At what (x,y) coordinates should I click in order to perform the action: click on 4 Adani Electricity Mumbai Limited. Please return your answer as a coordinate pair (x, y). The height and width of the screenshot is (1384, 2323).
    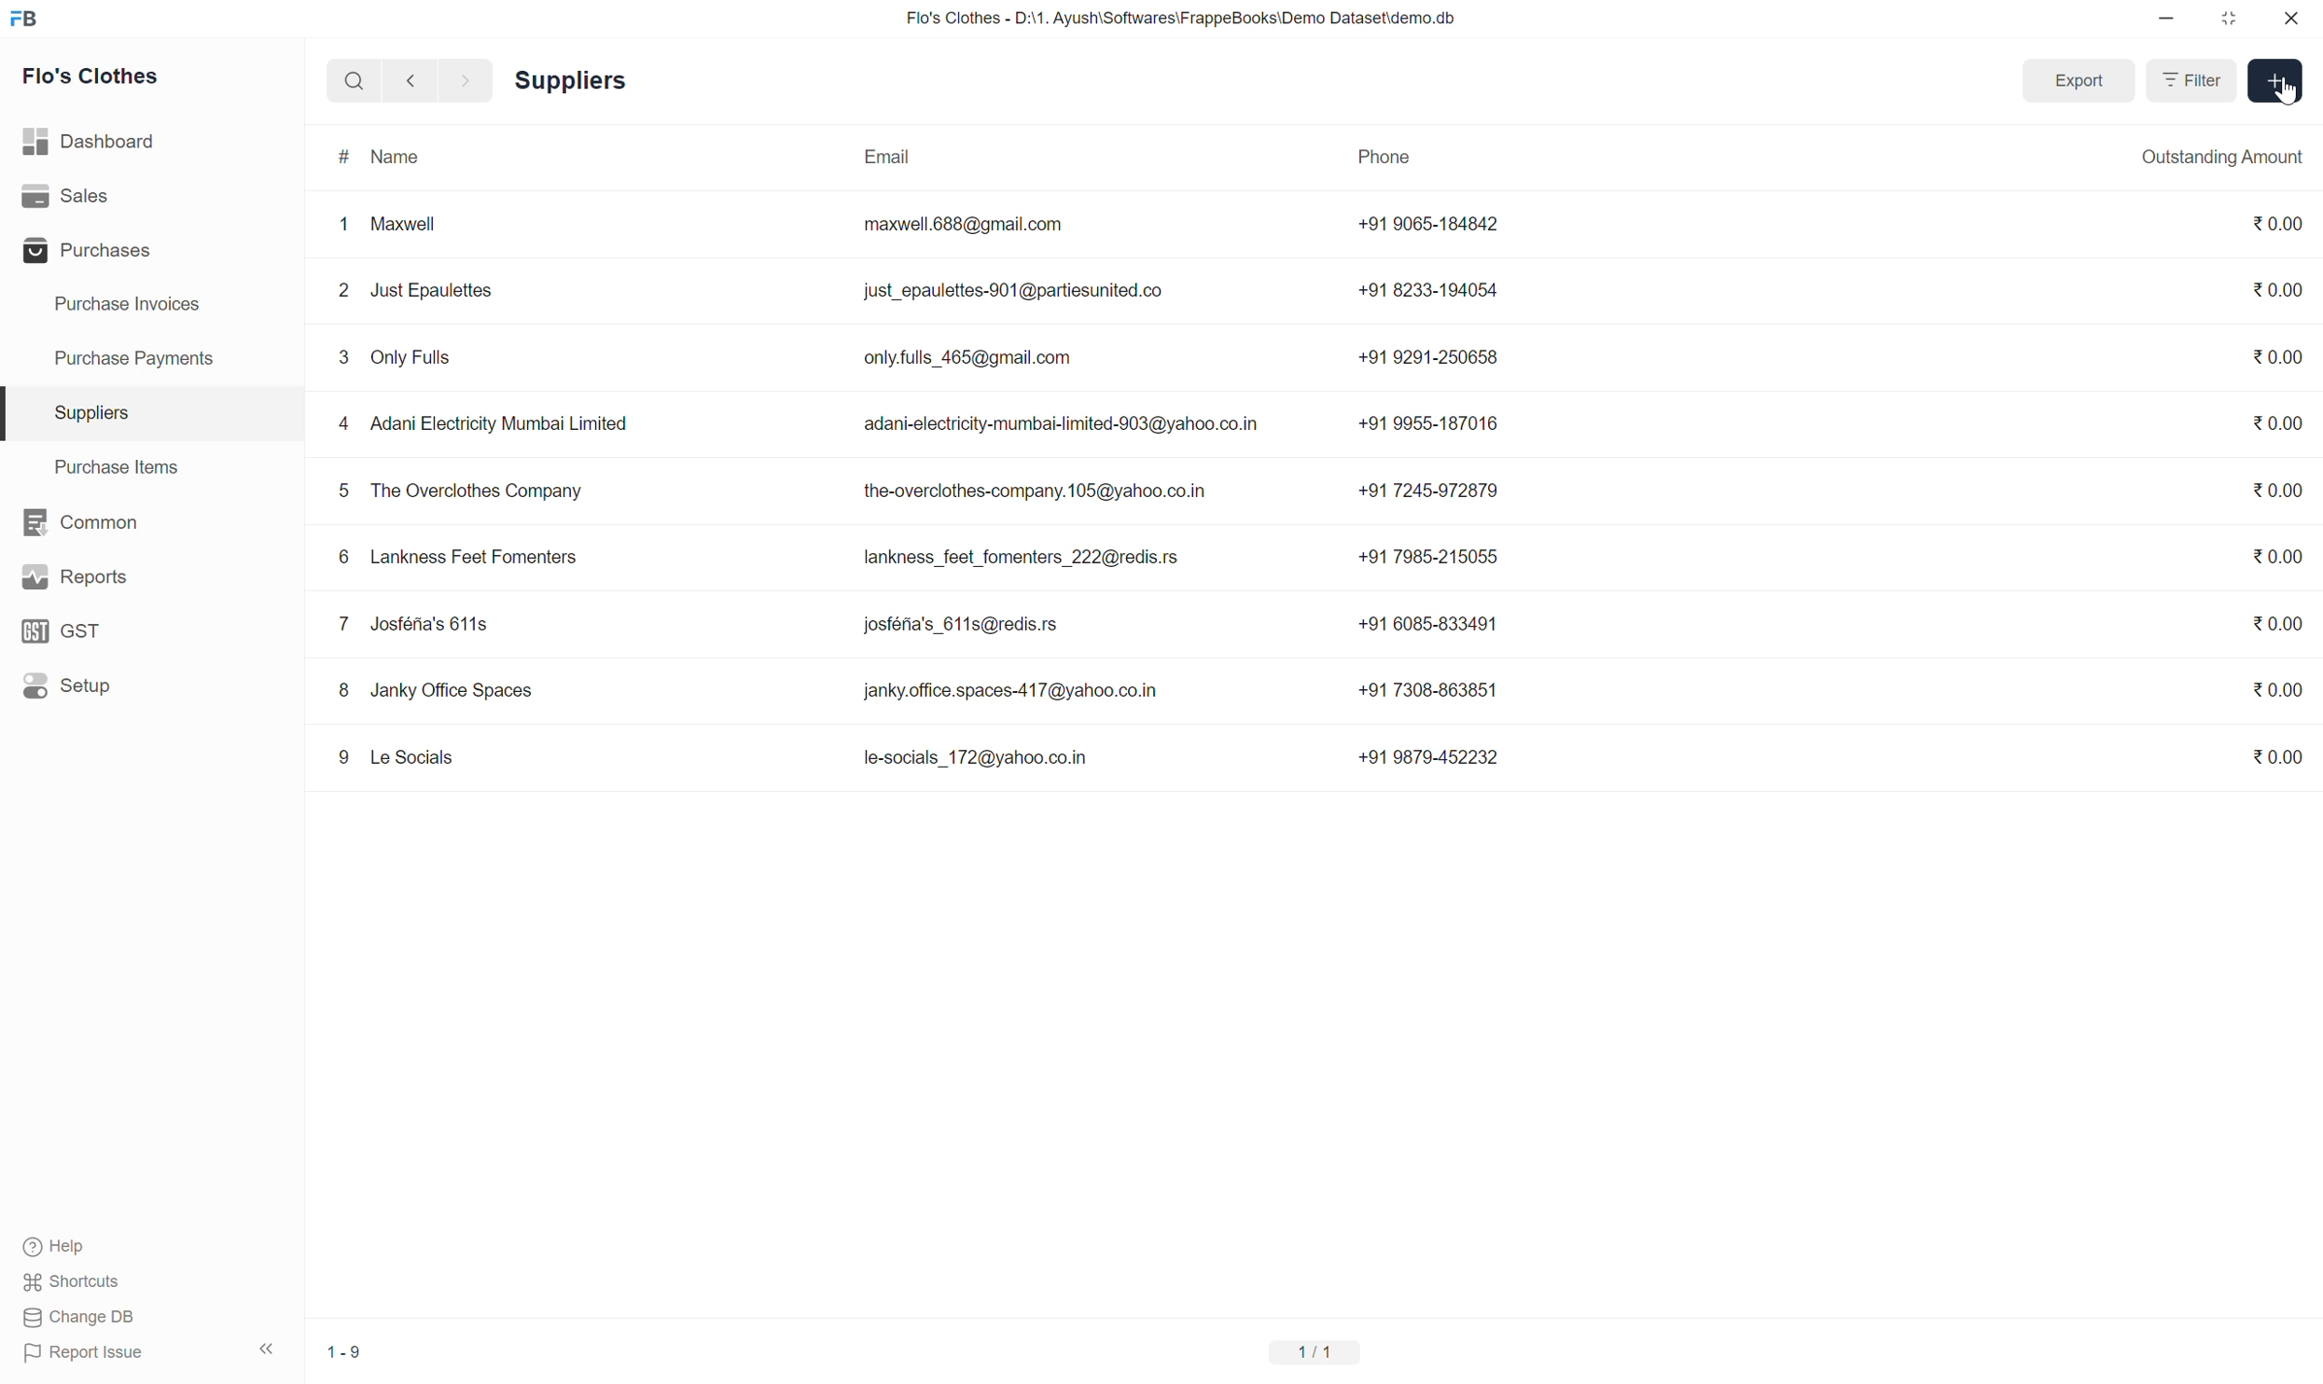
    Looking at the image, I should click on (484, 422).